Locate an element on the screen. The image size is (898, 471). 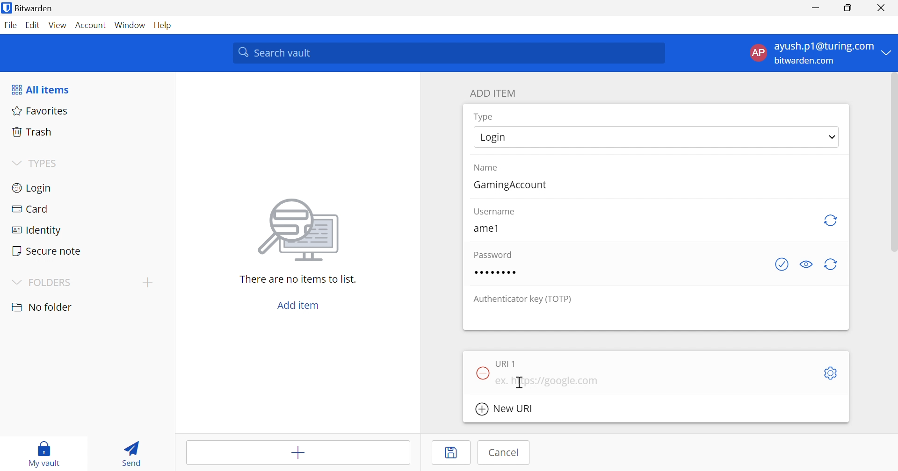
All items is located at coordinates (40, 90).